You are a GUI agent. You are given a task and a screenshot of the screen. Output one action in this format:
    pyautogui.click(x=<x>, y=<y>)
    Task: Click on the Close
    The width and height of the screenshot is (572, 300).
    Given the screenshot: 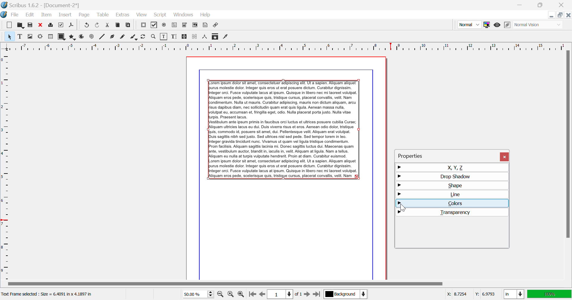 What is the action you would take?
    pyautogui.click(x=563, y=5)
    